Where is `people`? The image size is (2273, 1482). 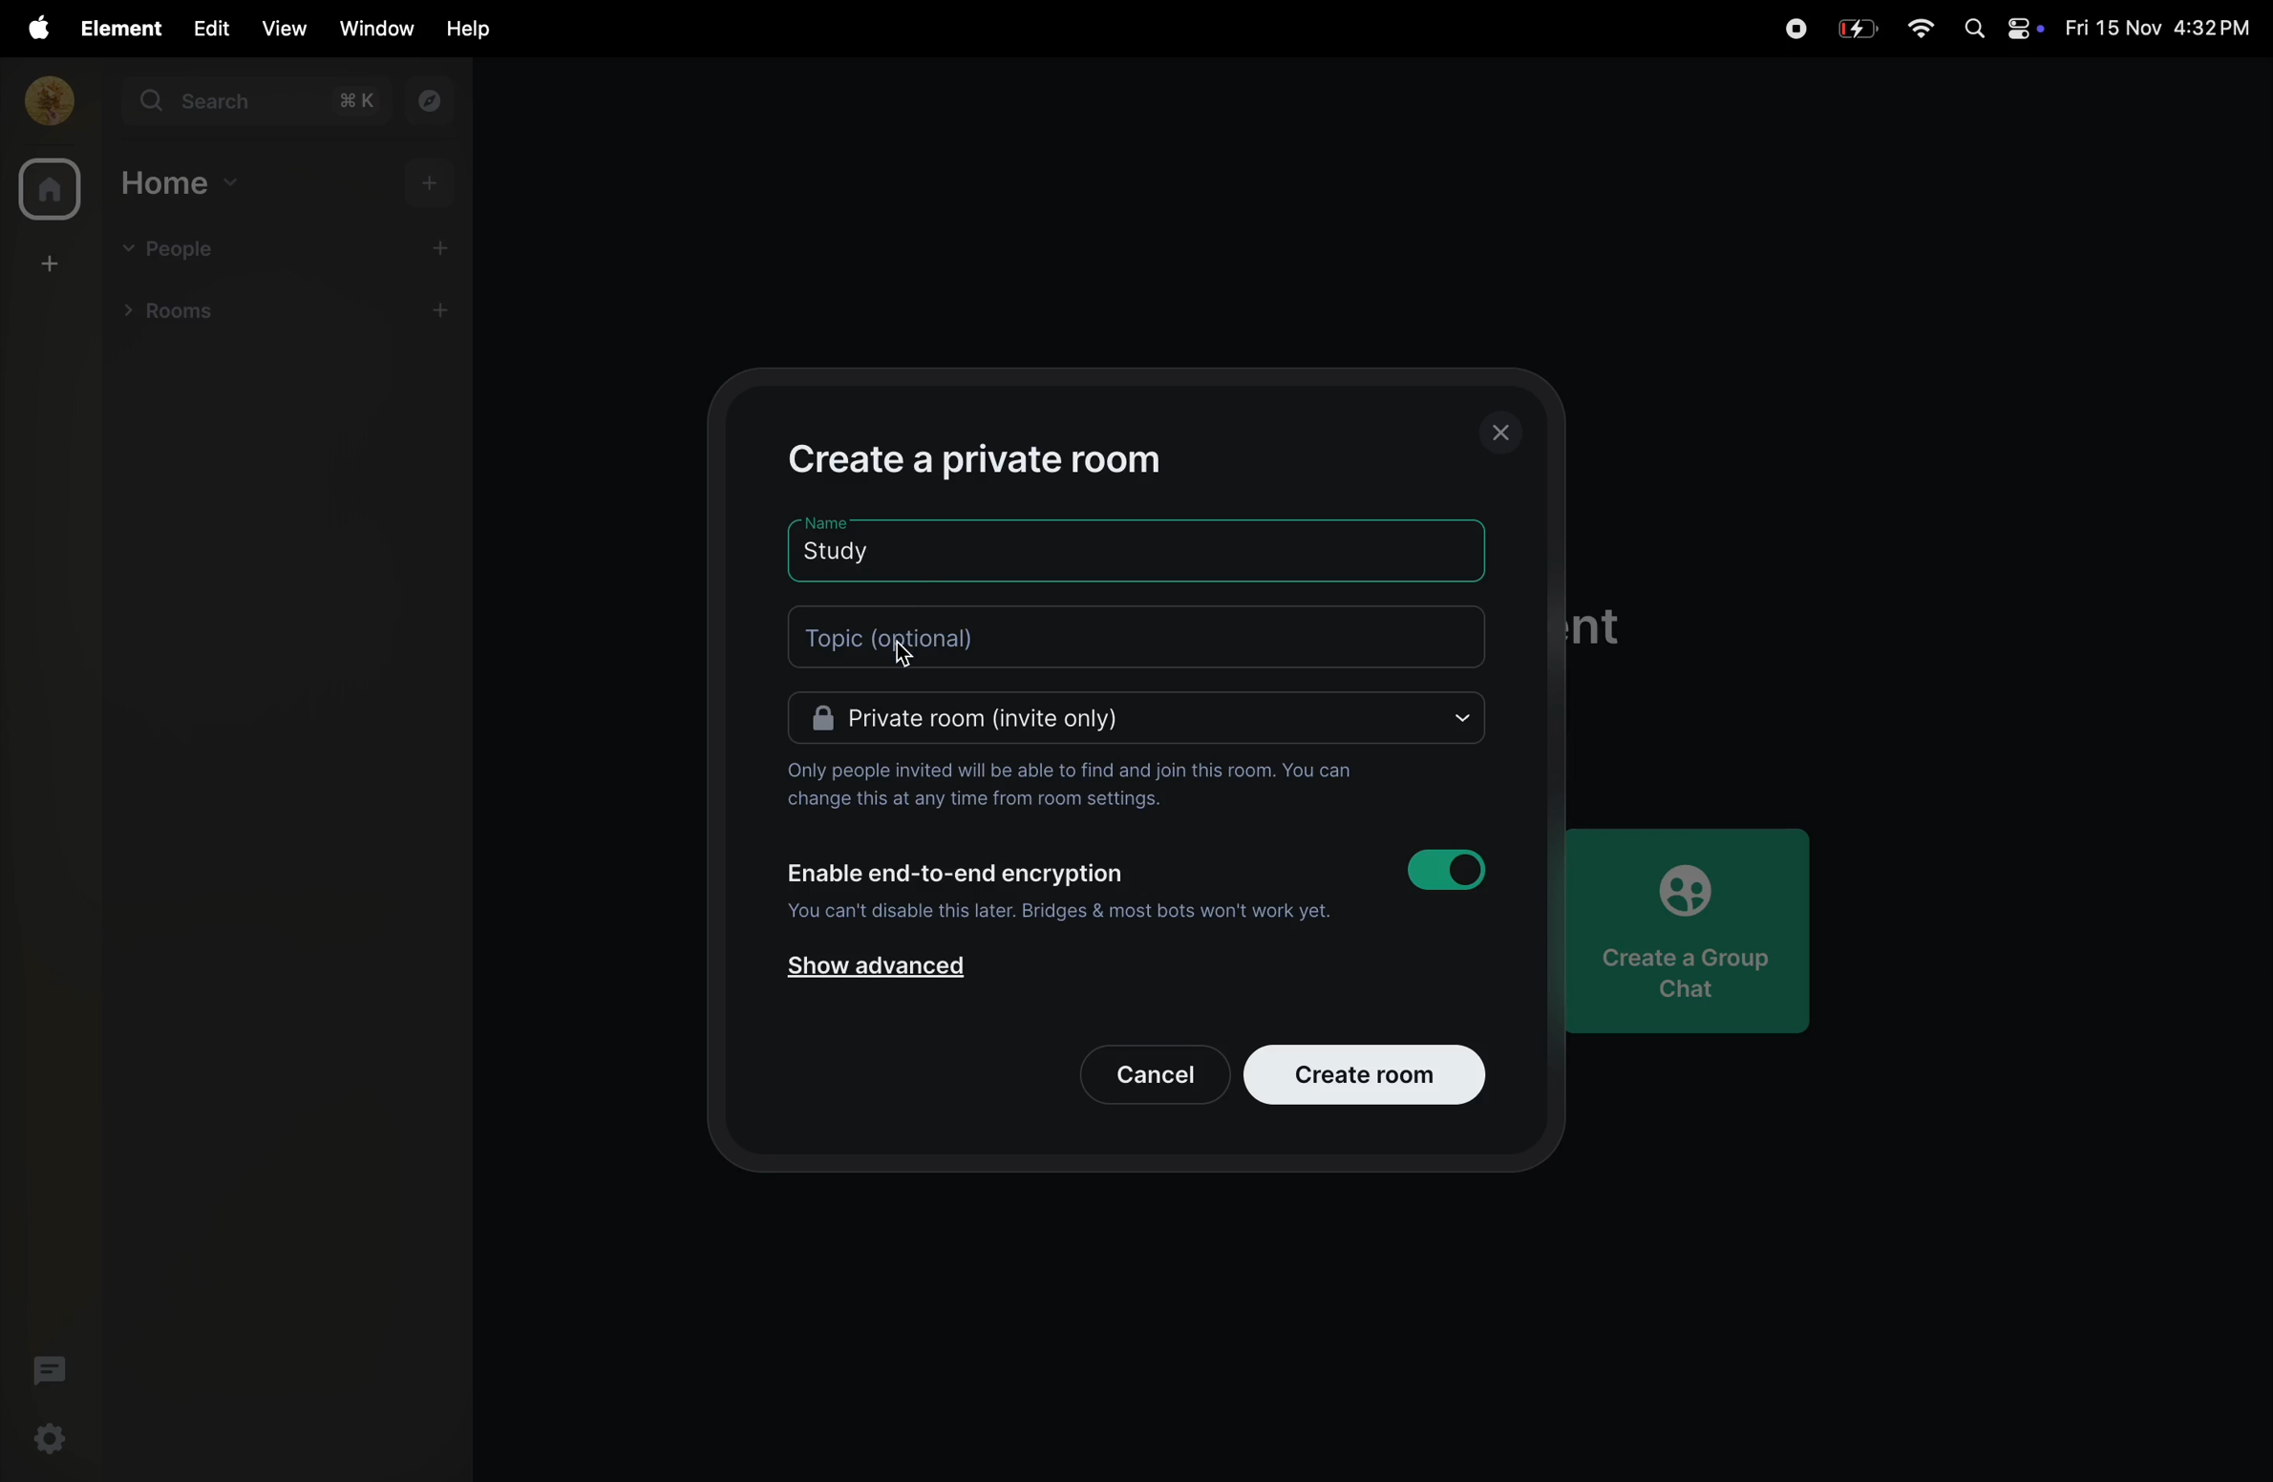
people is located at coordinates (175, 247).